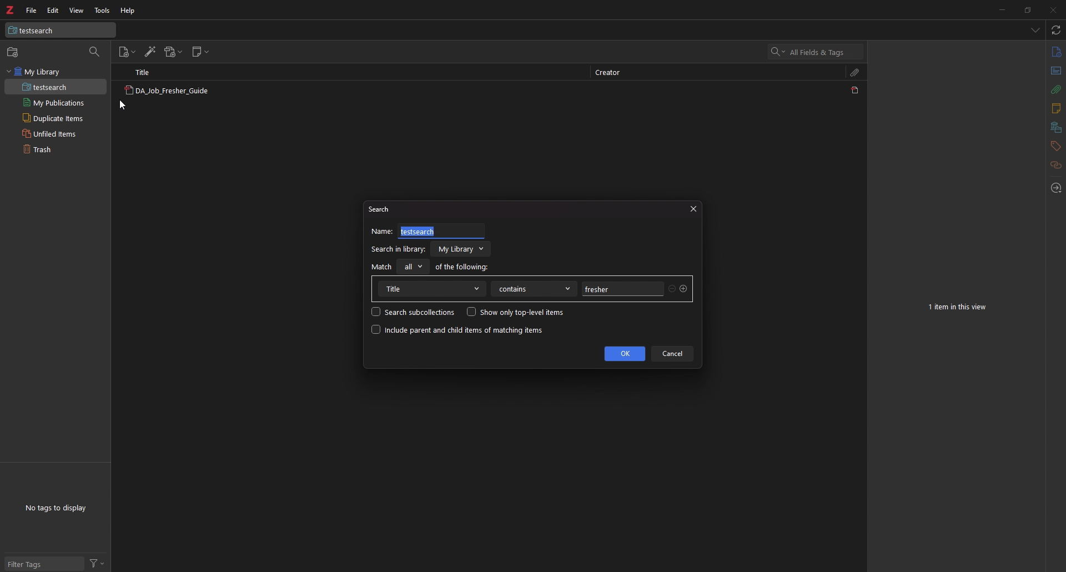 Image resolution: width=1066 pixels, height=572 pixels. Describe the element at coordinates (97, 563) in the screenshot. I see `Filter` at that location.